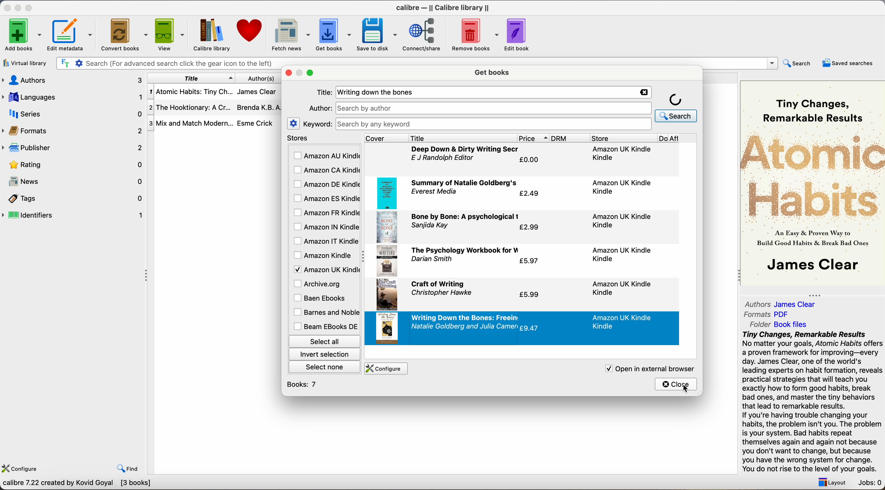 The height and width of the screenshot is (490, 885). Describe the element at coordinates (171, 34) in the screenshot. I see `view` at that location.